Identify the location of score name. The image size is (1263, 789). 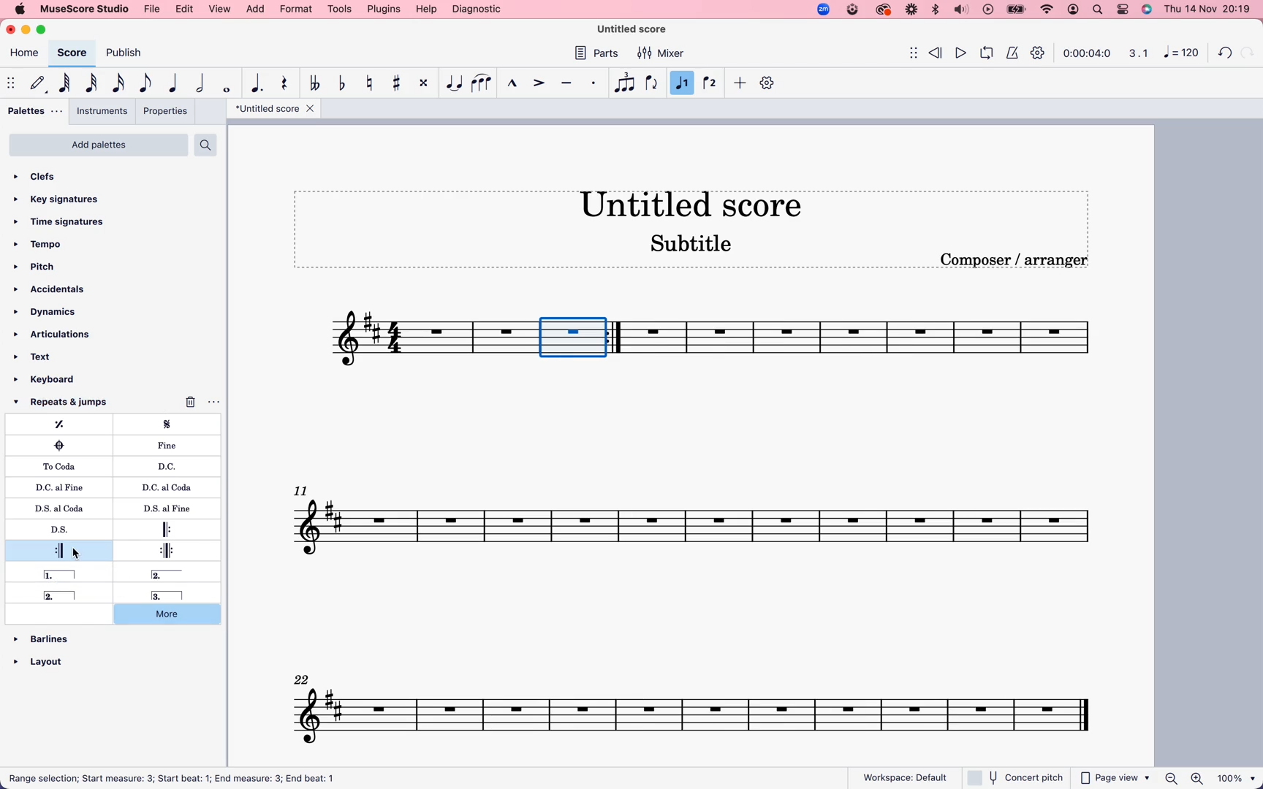
(274, 109).